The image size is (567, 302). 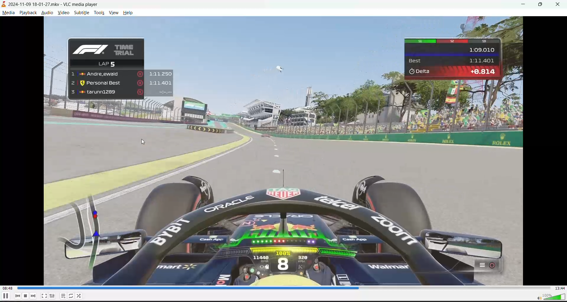 I want to click on track slider, so click(x=281, y=288).